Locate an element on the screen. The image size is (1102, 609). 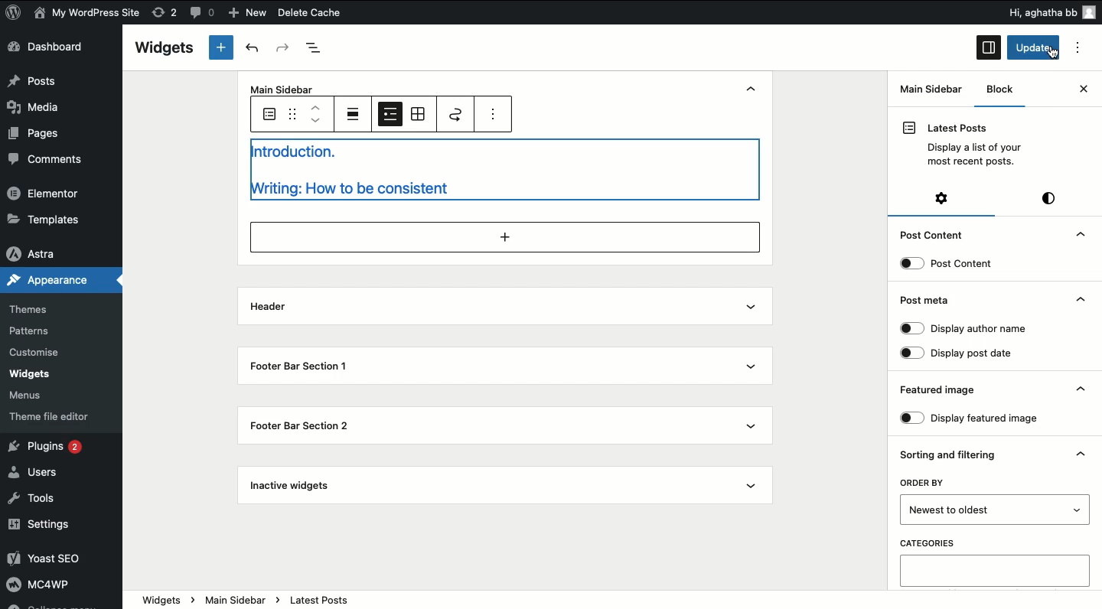
Document overview is located at coordinates (321, 51).